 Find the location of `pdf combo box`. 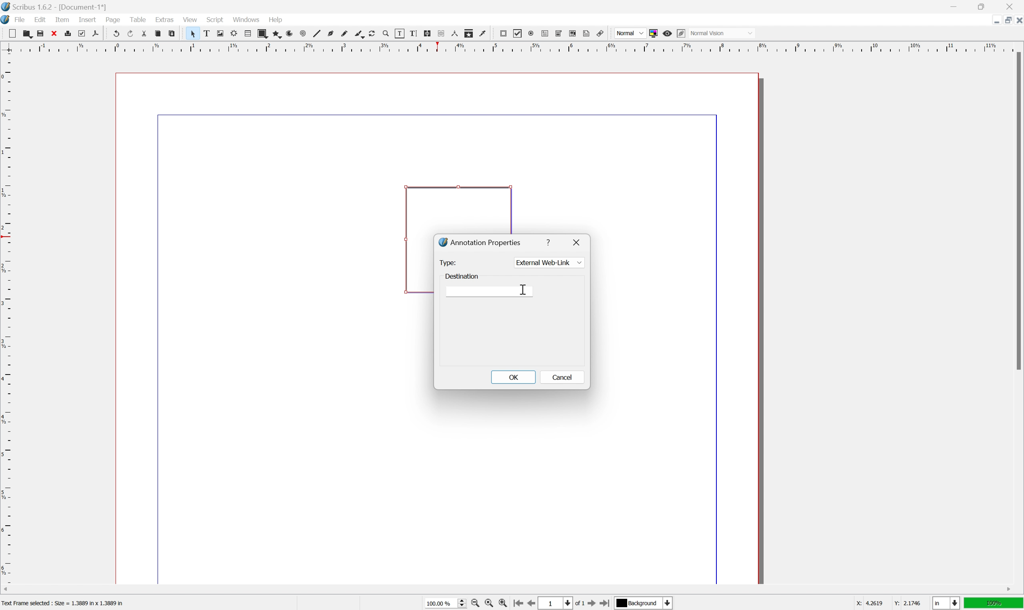

pdf combo box is located at coordinates (559, 33).